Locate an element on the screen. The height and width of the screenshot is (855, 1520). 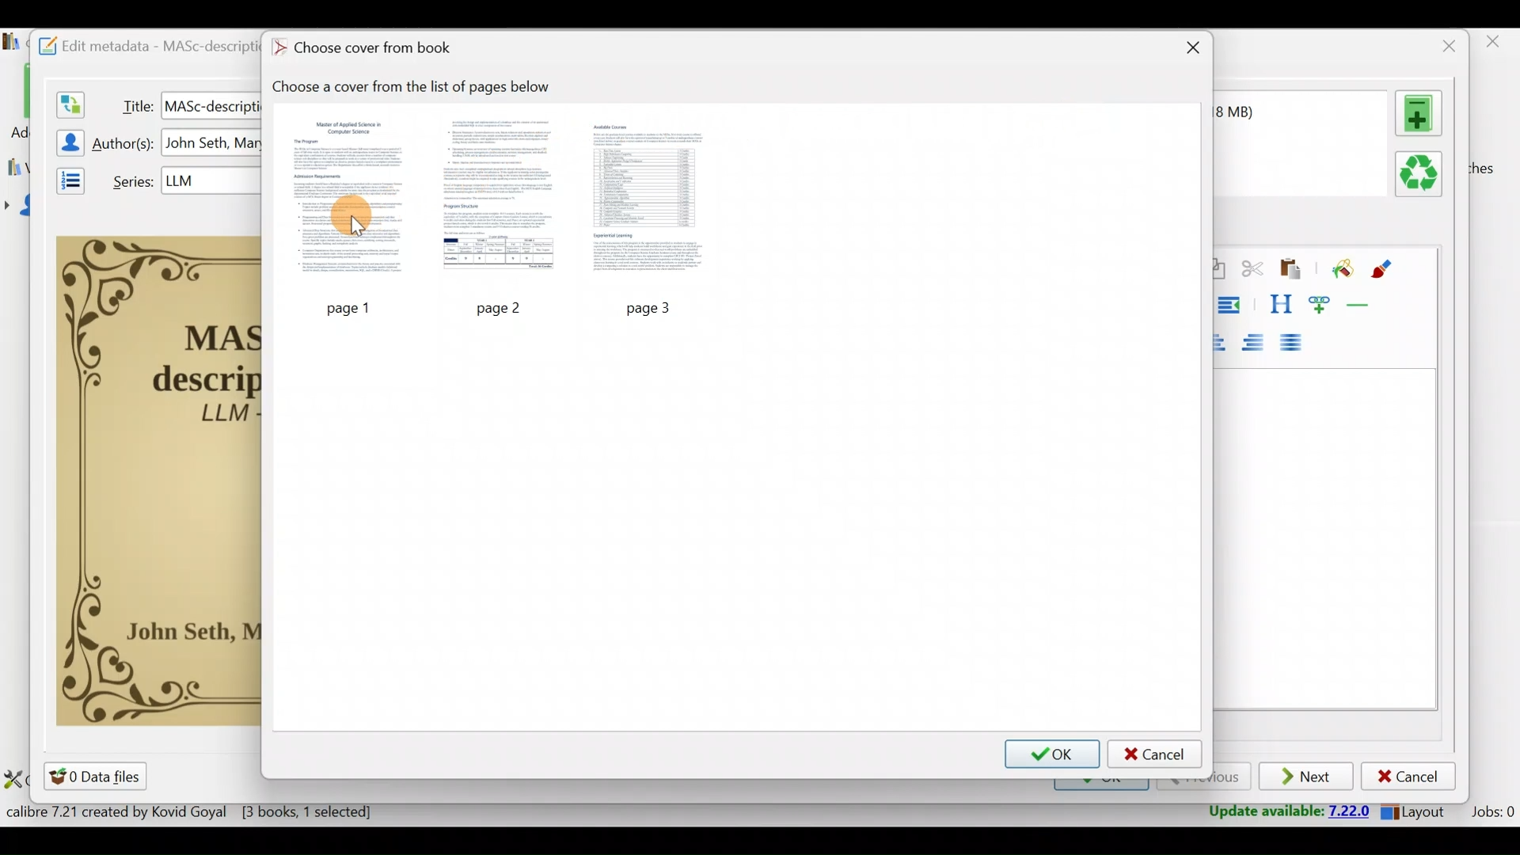
 Close is located at coordinates (1495, 46).